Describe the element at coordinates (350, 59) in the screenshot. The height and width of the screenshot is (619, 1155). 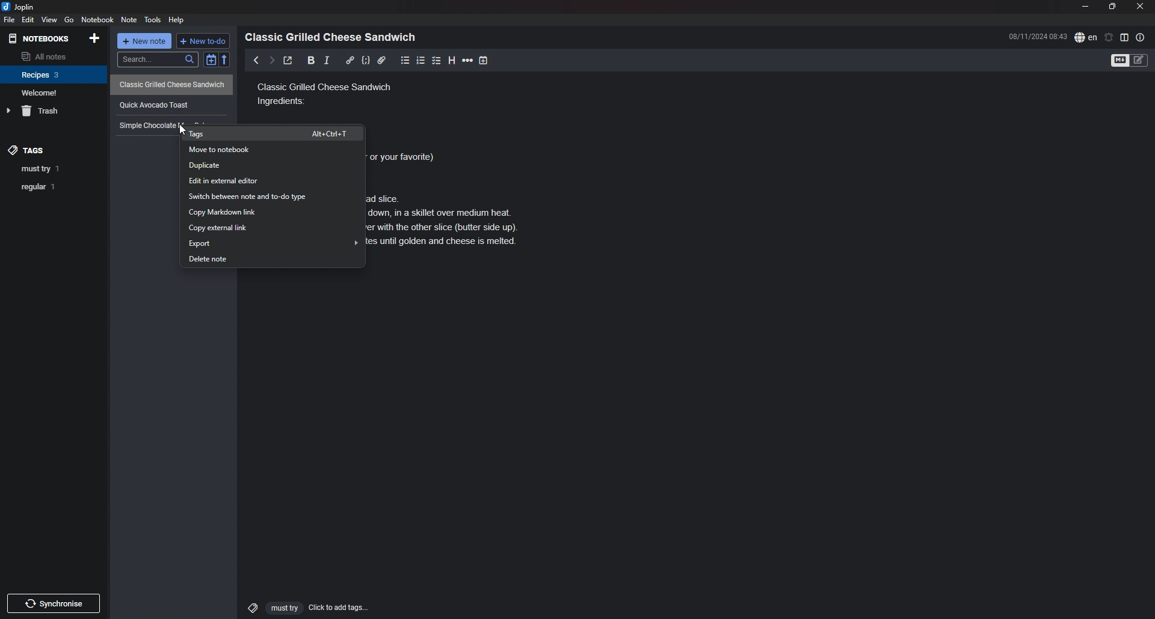
I see `hyperlink` at that location.